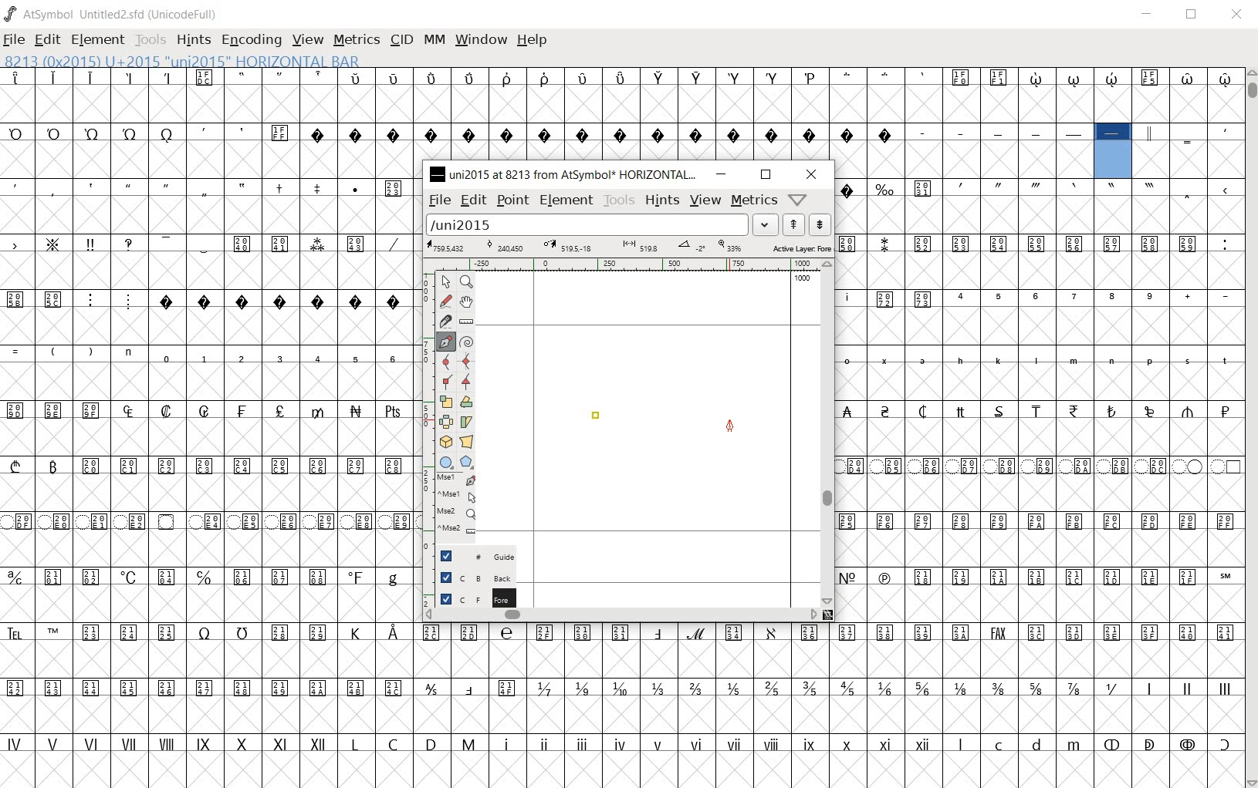 The image size is (1258, 788). Describe the element at coordinates (445, 301) in the screenshot. I see `draw a freehand curve` at that location.